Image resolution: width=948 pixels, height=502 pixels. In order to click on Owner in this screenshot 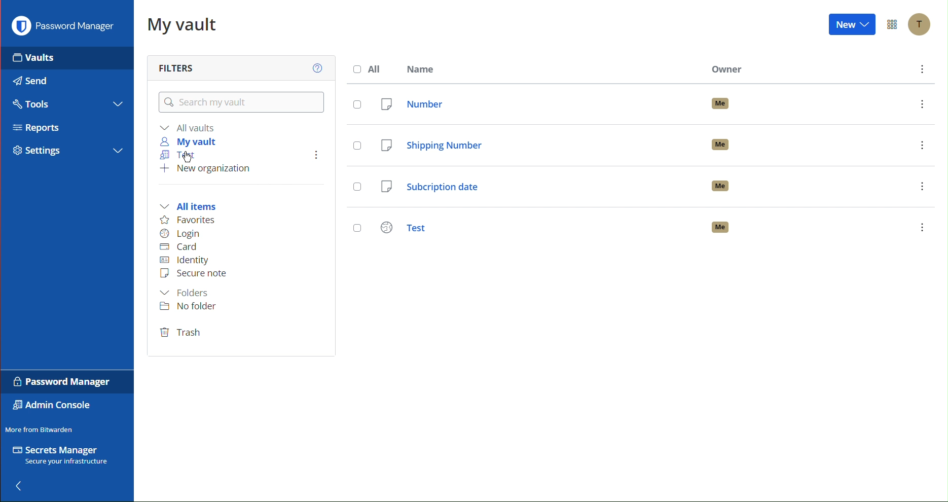, I will do `click(726, 71)`.